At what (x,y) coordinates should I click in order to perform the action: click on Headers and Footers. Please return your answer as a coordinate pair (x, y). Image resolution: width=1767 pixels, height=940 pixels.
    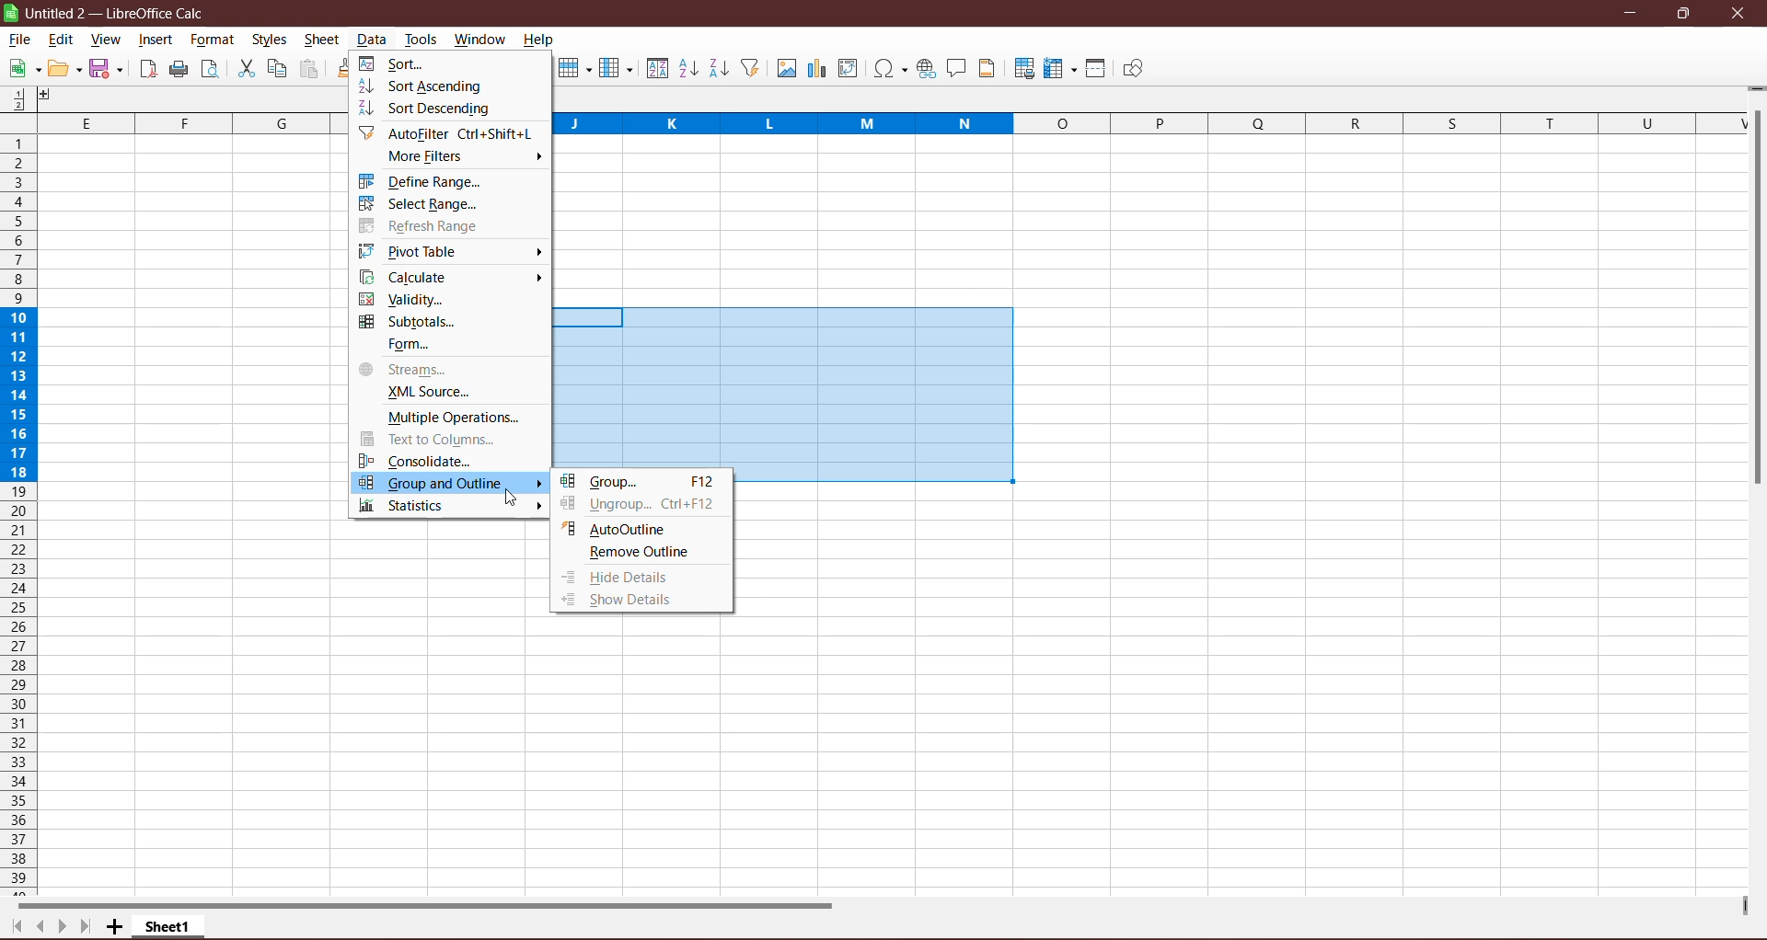
    Looking at the image, I should click on (989, 68).